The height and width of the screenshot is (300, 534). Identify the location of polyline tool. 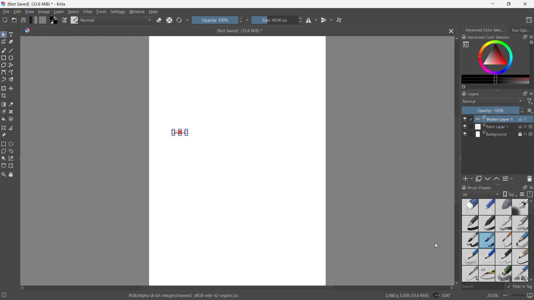
(11, 66).